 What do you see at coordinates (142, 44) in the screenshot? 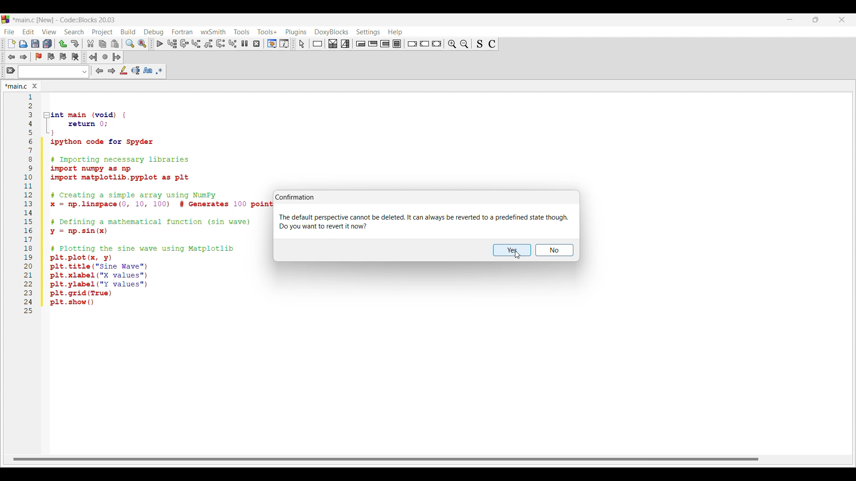
I see `Replace` at bounding box center [142, 44].